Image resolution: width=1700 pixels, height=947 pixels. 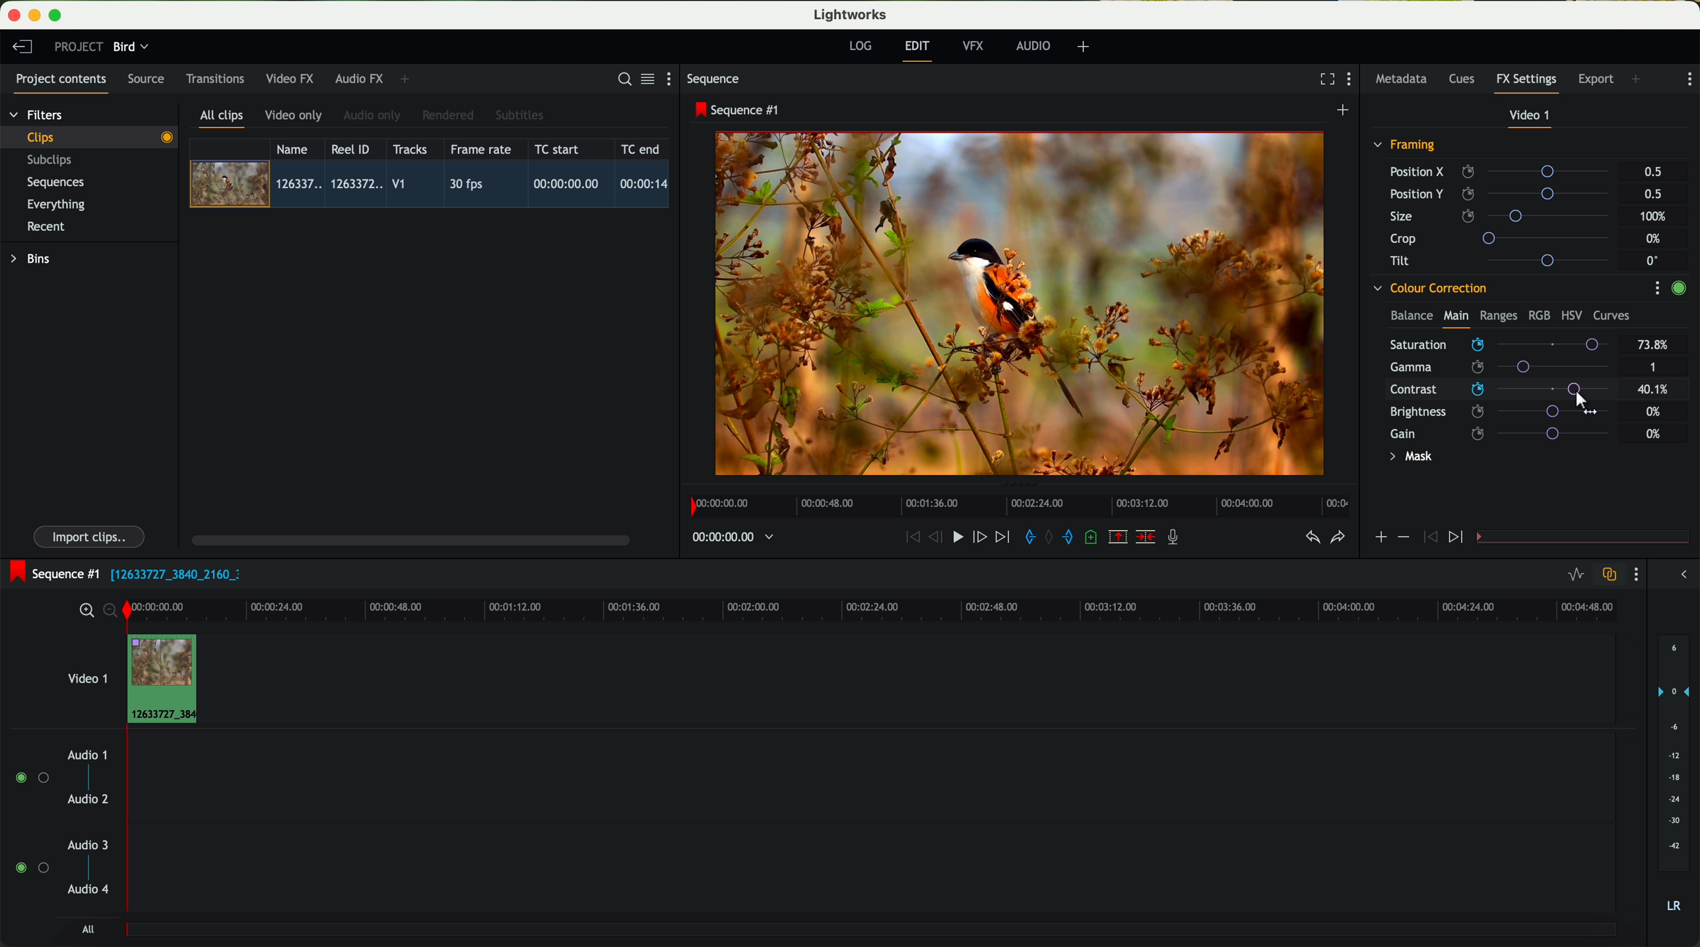 I want to click on timeline, so click(x=1016, y=502).